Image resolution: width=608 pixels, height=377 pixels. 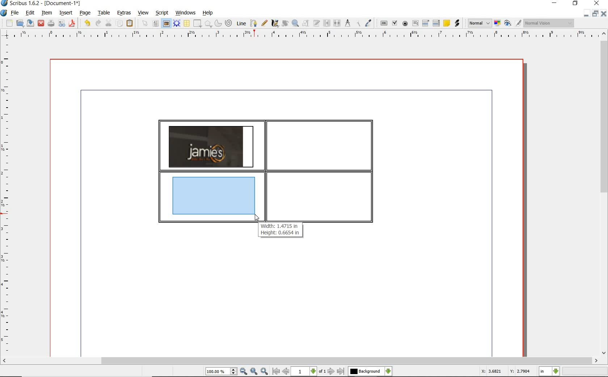 I want to click on table, so click(x=105, y=13).